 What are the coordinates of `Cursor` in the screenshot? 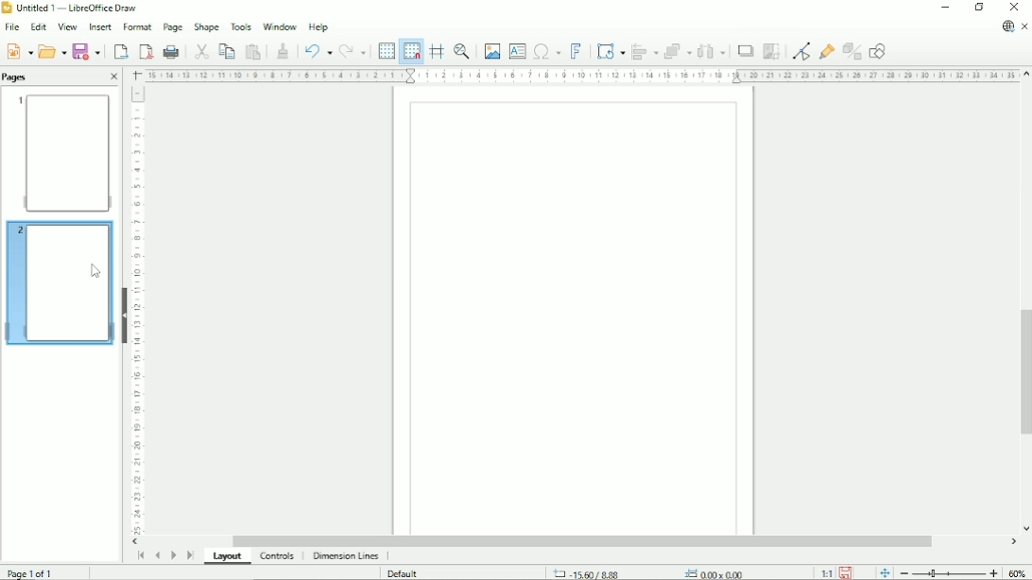 It's located at (96, 272).